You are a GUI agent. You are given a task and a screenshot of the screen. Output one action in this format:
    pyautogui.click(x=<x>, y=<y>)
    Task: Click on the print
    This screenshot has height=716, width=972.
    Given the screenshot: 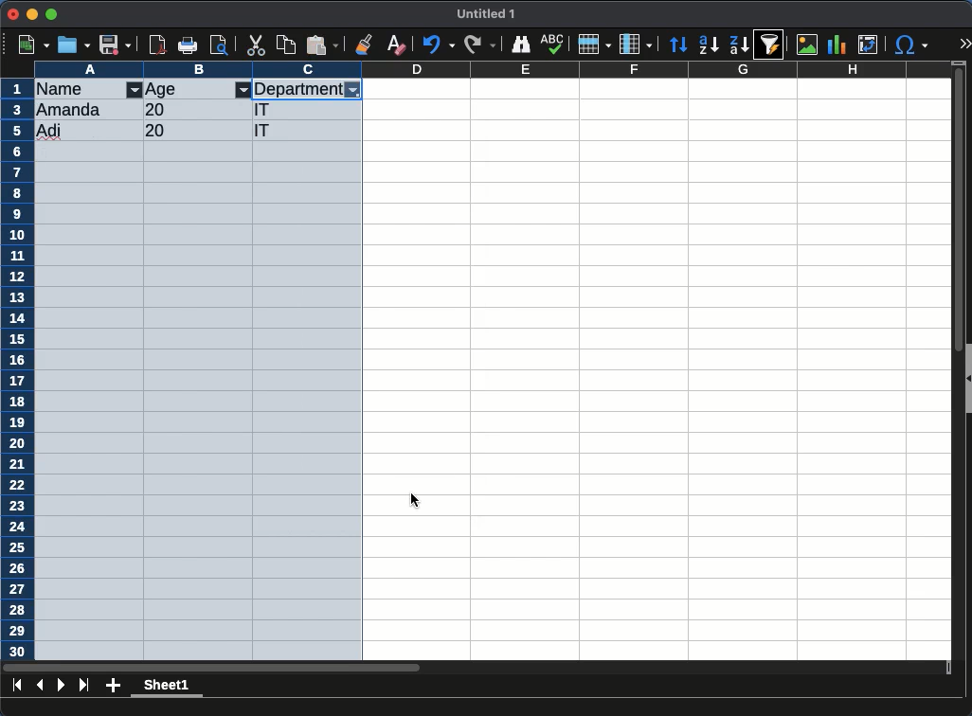 What is the action you would take?
    pyautogui.click(x=190, y=45)
    